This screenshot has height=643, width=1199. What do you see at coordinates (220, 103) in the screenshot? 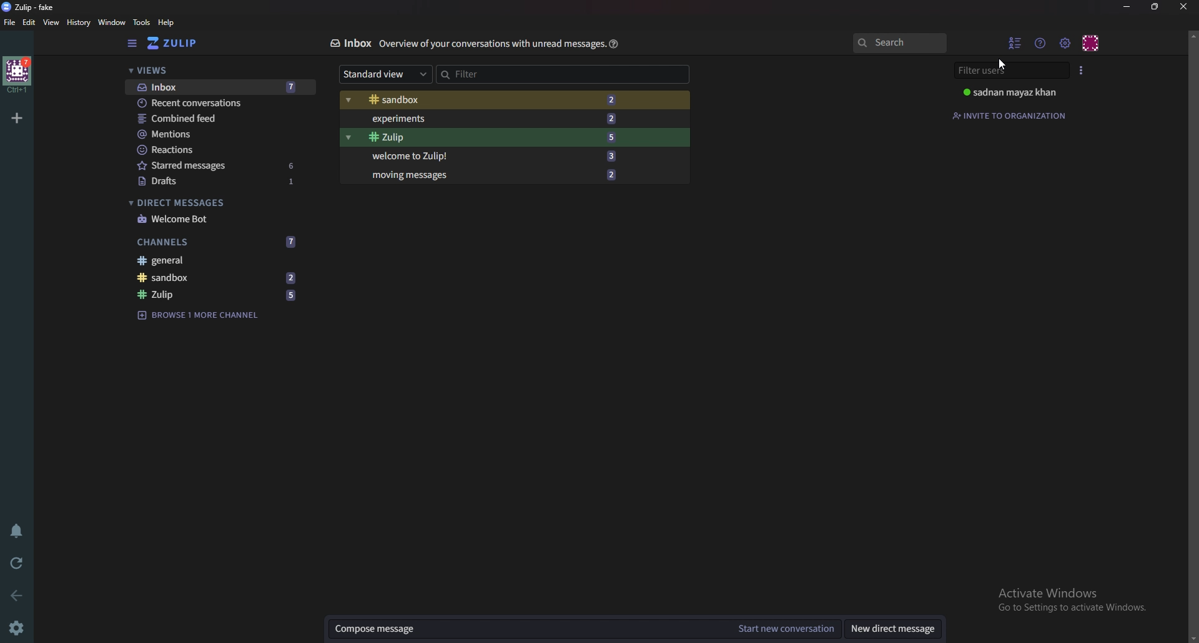
I see `Recent conversations` at bounding box center [220, 103].